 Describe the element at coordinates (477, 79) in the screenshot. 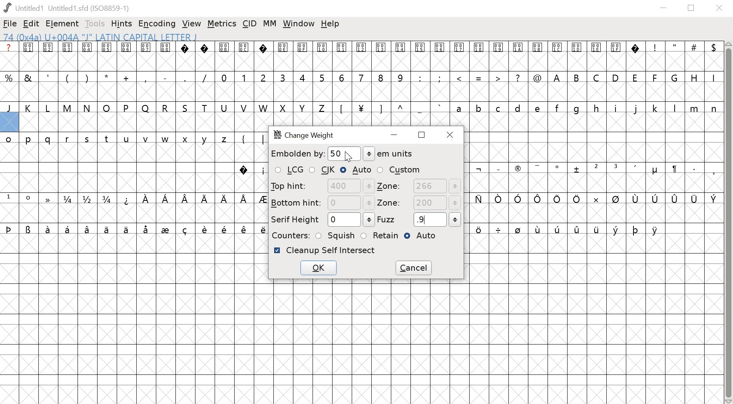

I see `special characters` at that location.